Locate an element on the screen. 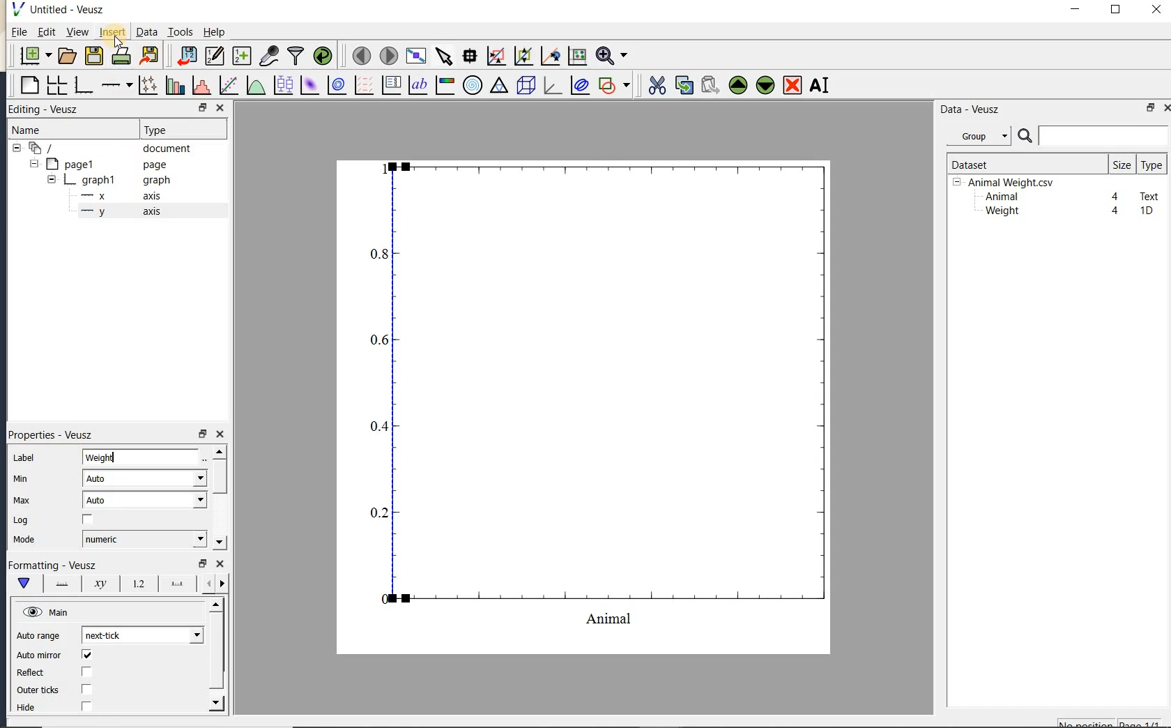 Image resolution: width=1171 pixels, height=728 pixels. check/uncheck is located at coordinates (86, 655).